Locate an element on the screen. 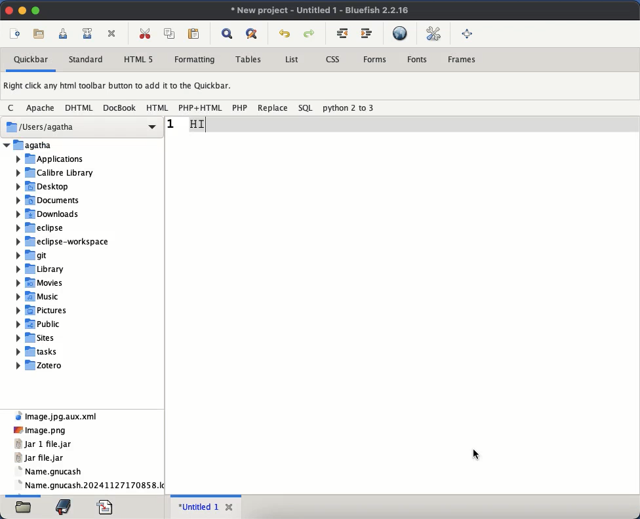 The width and height of the screenshot is (640, 519). git is located at coordinates (32, 255).